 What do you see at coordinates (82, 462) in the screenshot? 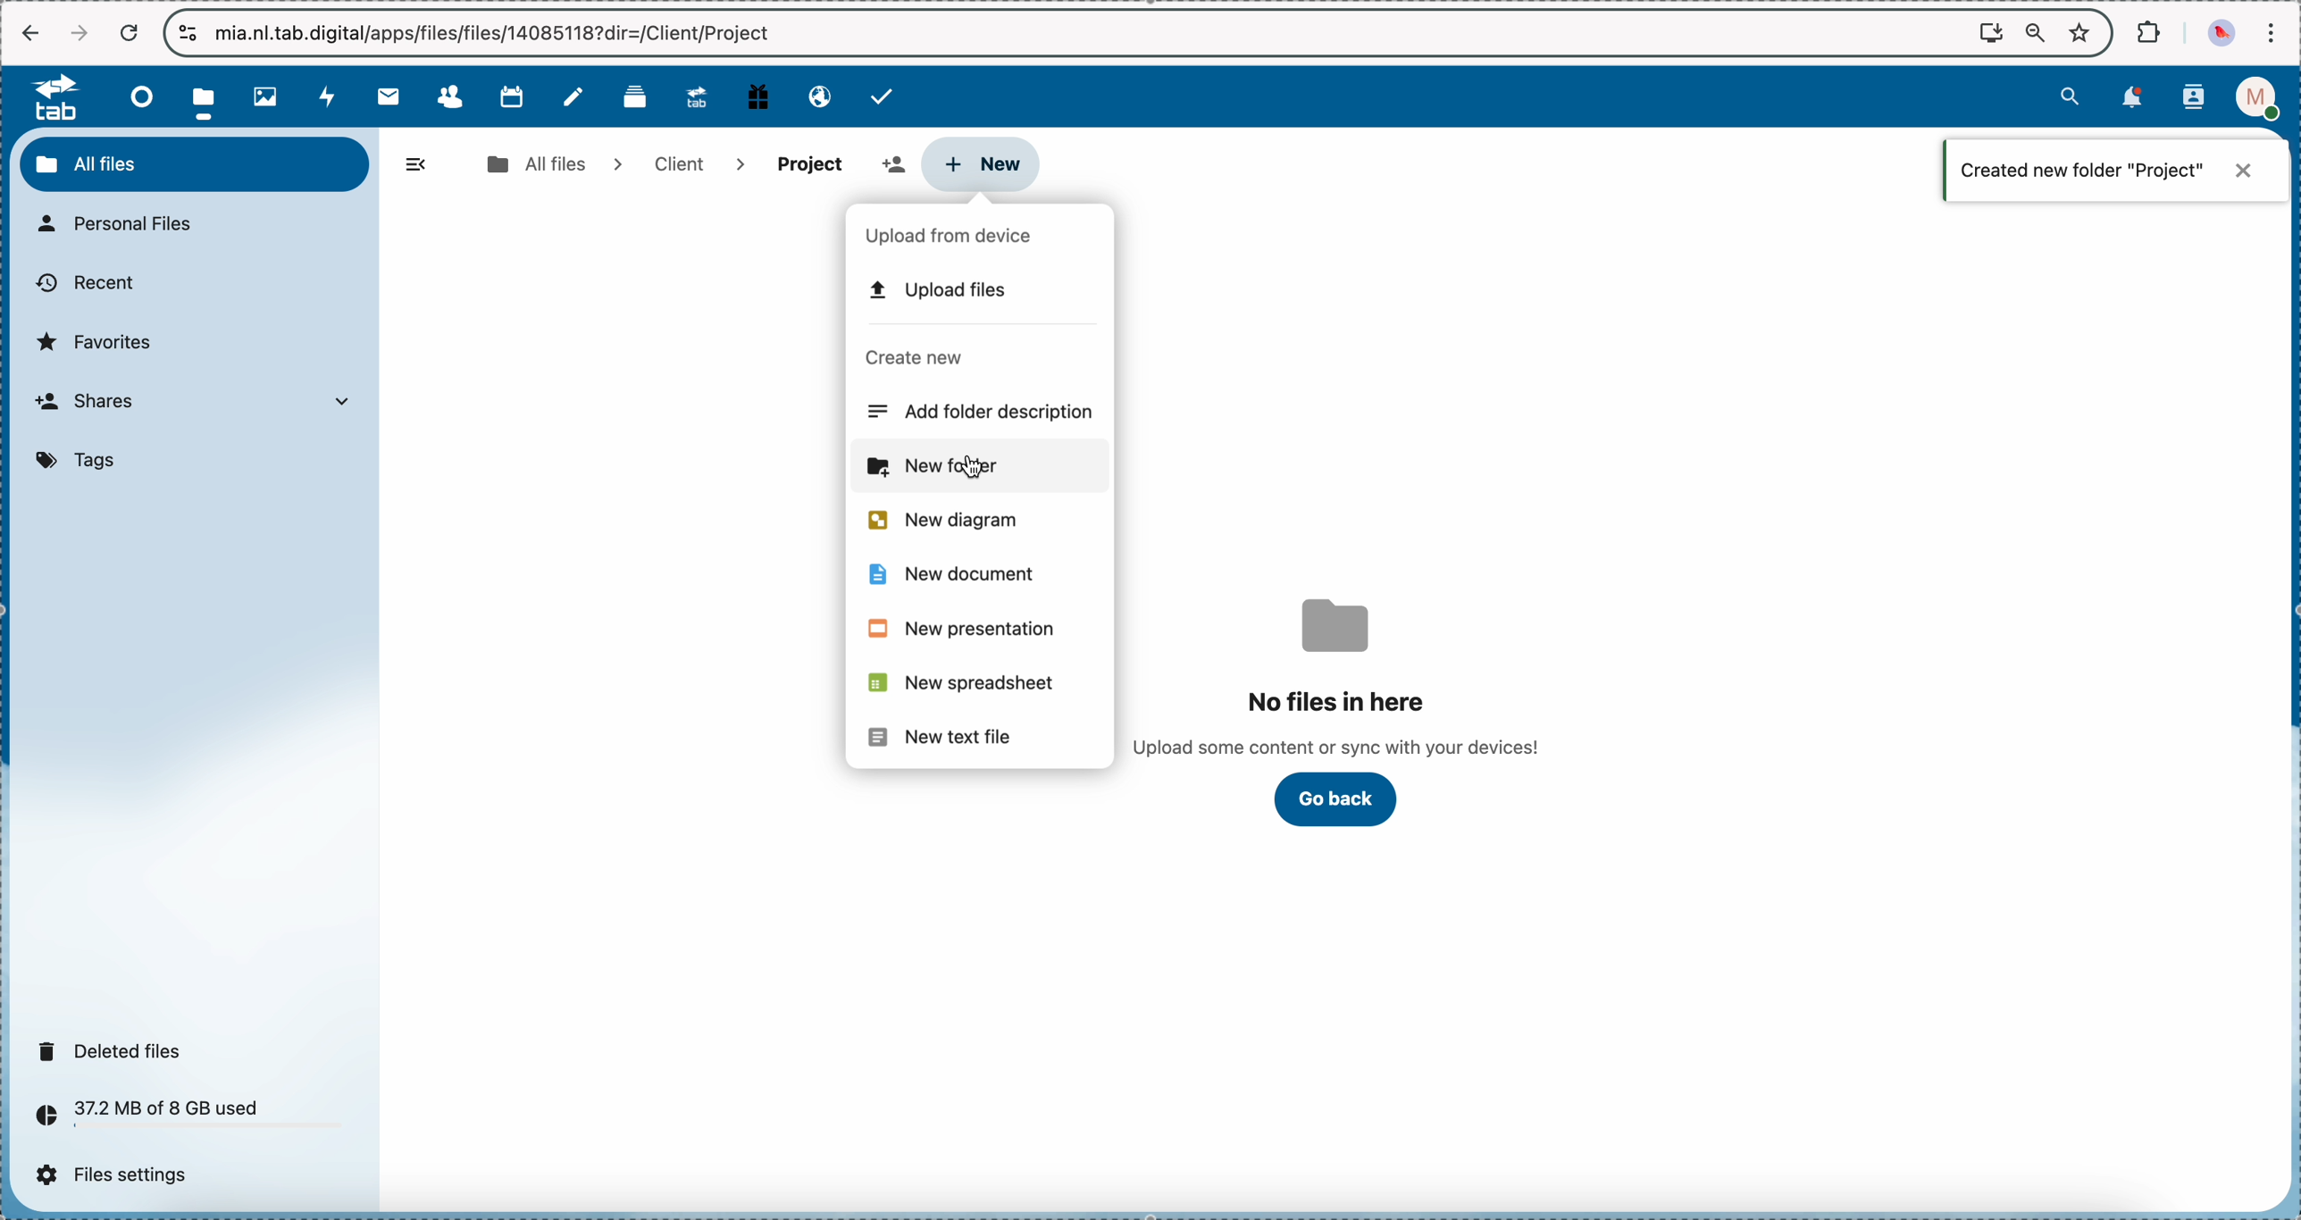
I see `tags` at bounding box center [82, 462].